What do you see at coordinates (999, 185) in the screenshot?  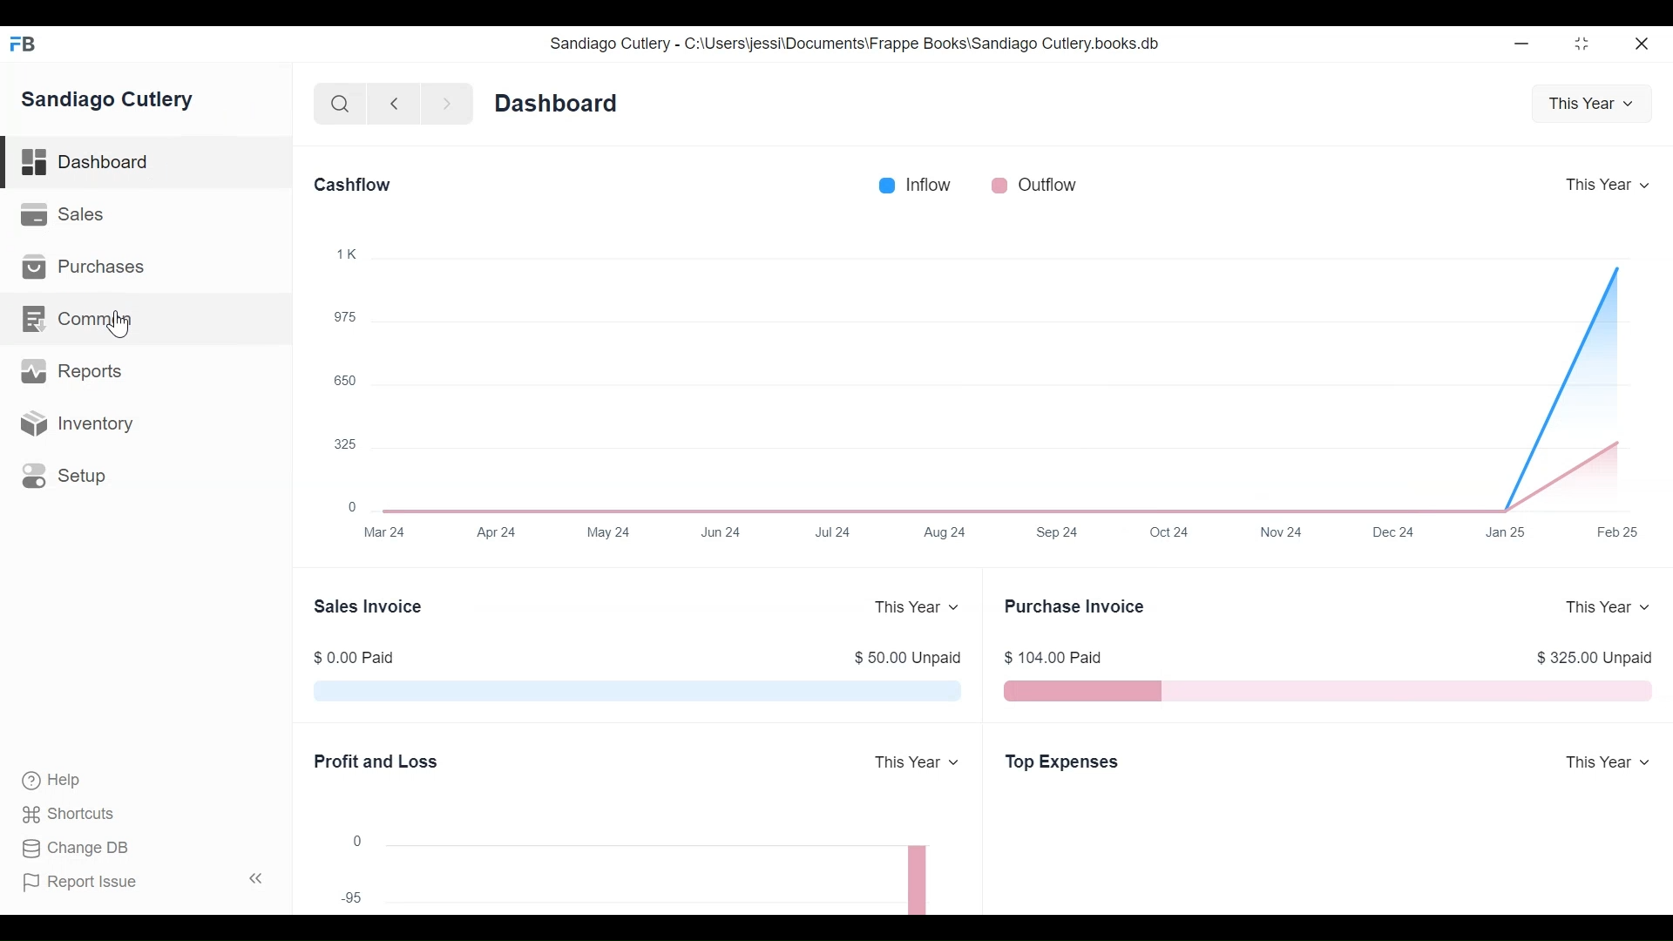 I see `Outflow color bar` at bounding box center [999, 185].